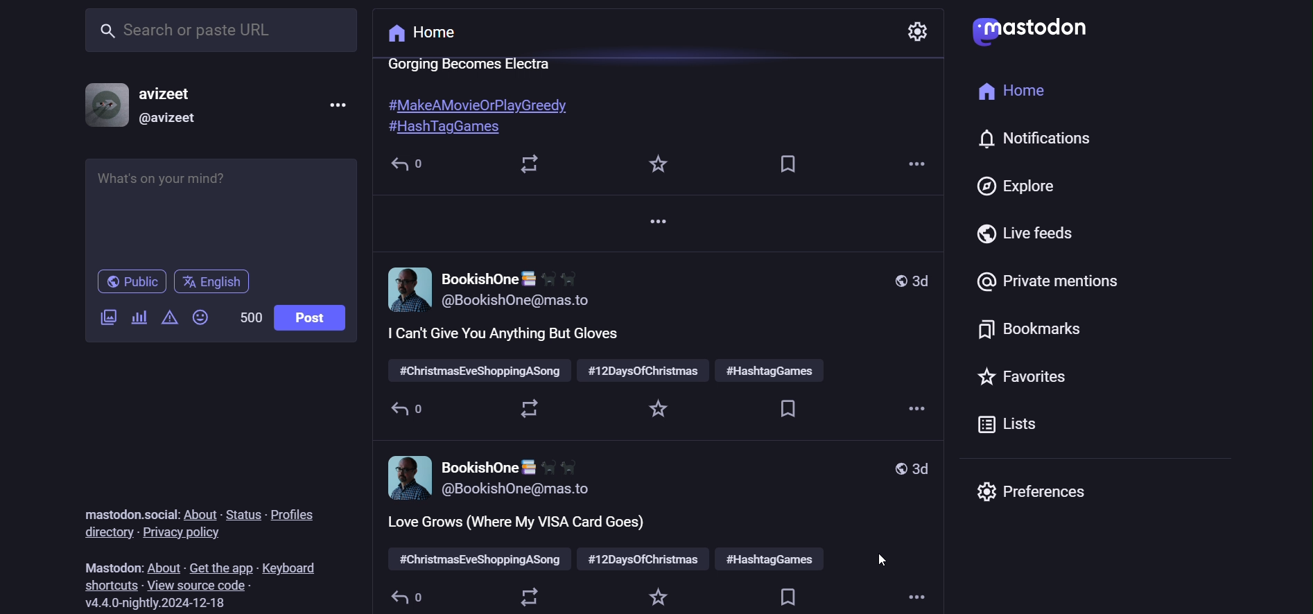  What do you see at coordinates (1051, 280) in the screenshot?
I see `private mention` at bounding box center [1051, 280].